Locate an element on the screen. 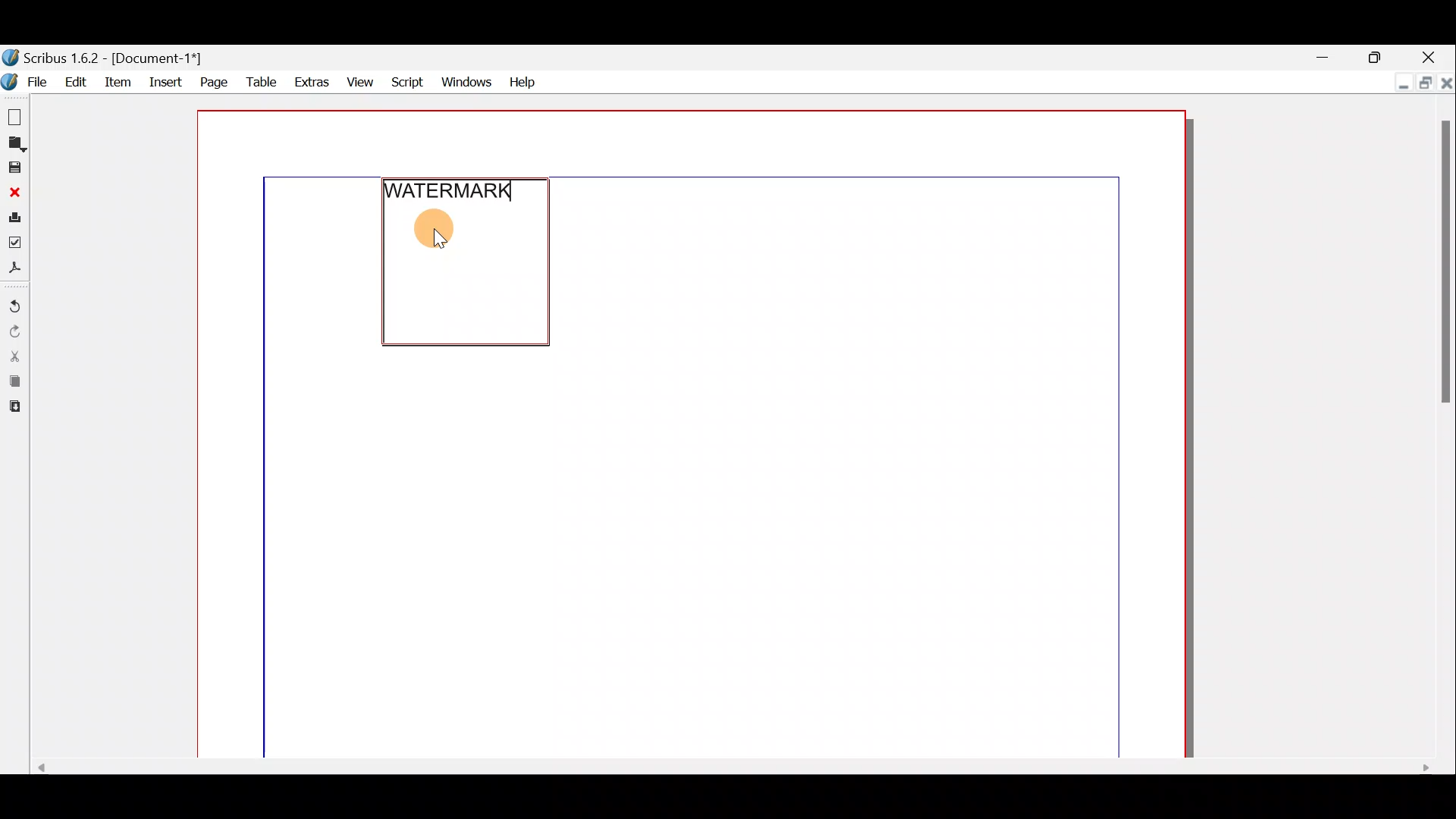 The height and width of the screenshot is (819, 1456). Script is located at coordinates (409, 80).